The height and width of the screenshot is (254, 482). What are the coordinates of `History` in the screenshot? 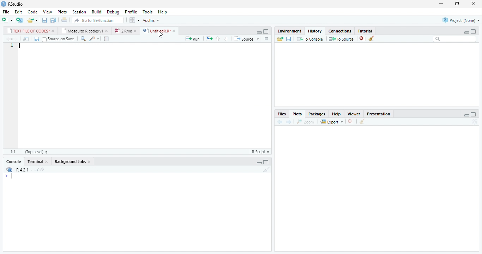 It's located at (315, 31).